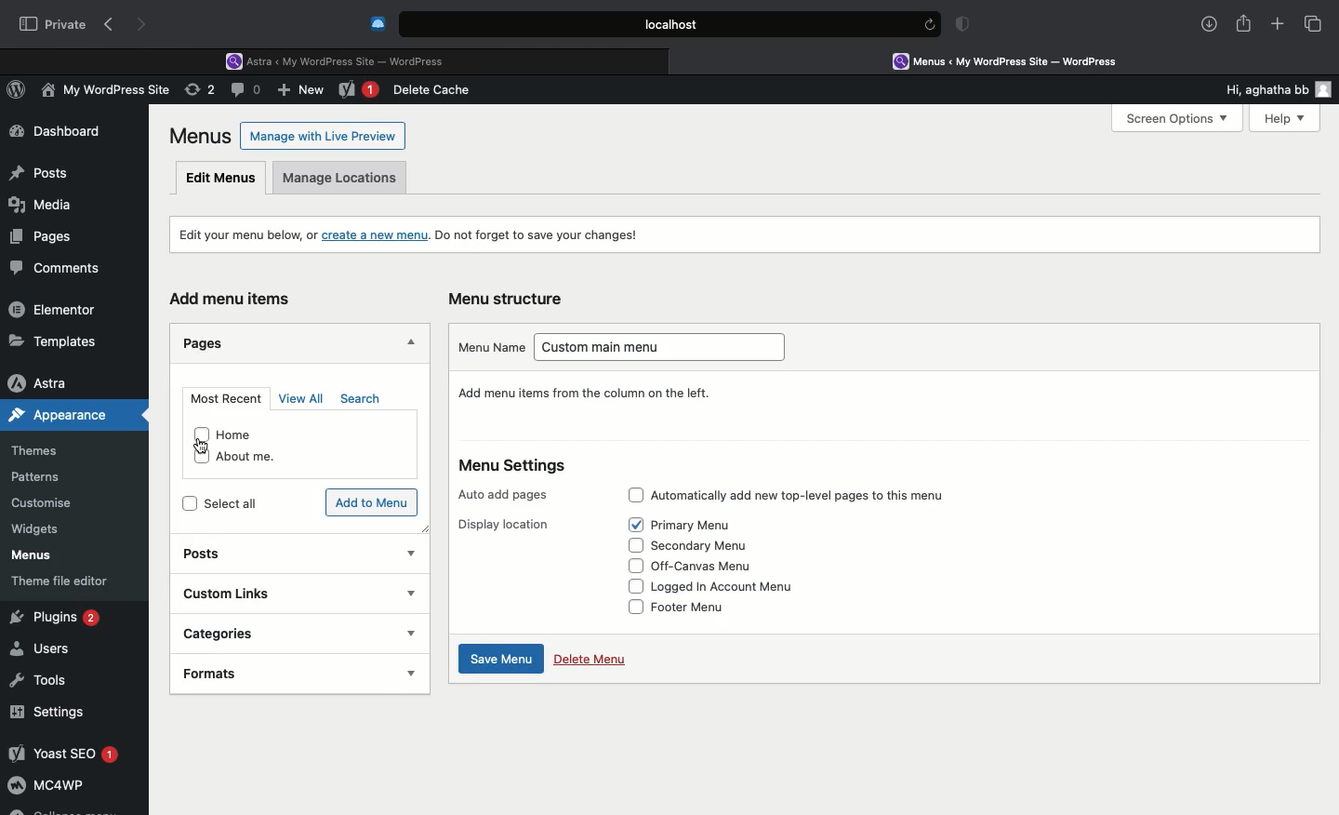 The height and width of the screenshot is (815, 1339). Describe the element at coordinates (75, 415) in the screenshot. I see `Appearance` at that location.